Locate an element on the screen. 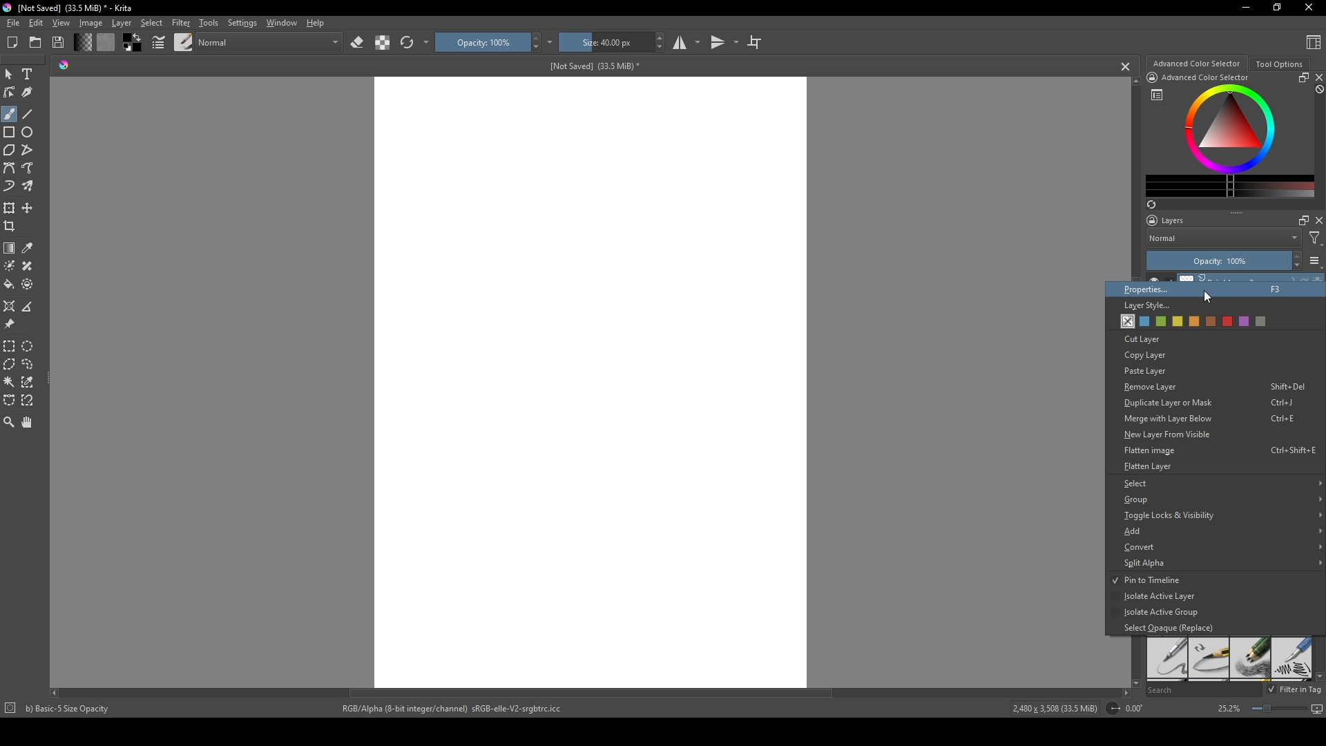 The image size is (1326, 746). lemon is located at coordinates (1175, 322).